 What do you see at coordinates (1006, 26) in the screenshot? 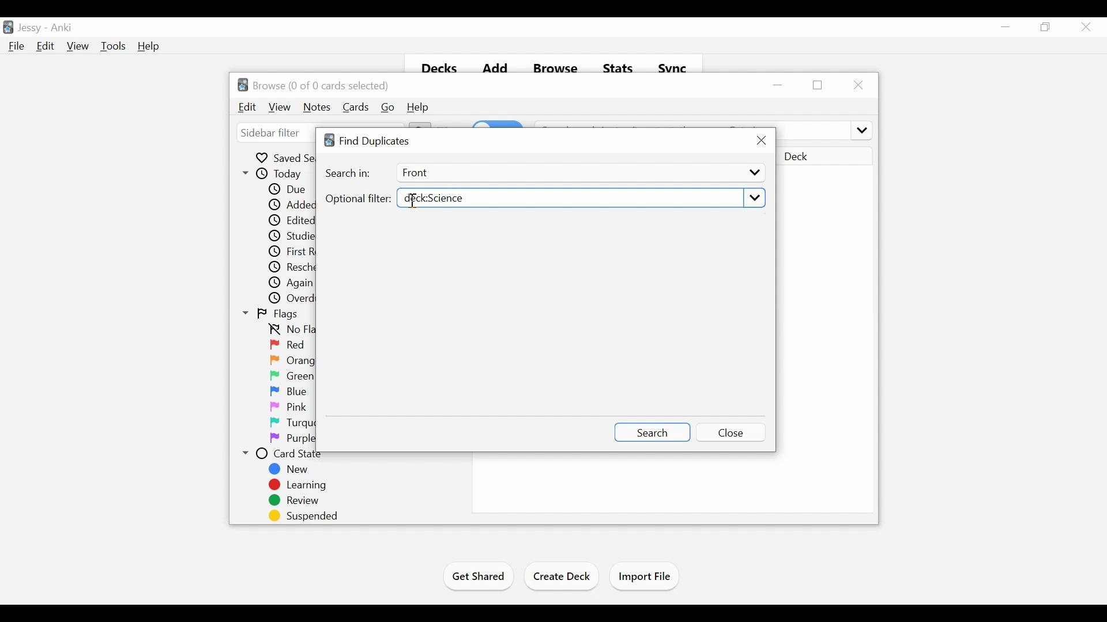
I see `minimize` at bounding box center [1006, 26].